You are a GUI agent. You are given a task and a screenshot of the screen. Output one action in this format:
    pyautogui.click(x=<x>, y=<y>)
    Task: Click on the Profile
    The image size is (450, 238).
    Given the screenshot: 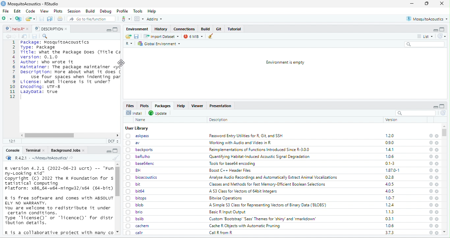 What is the action you would take?
    pyautogui.click(x=123, y=11)
    